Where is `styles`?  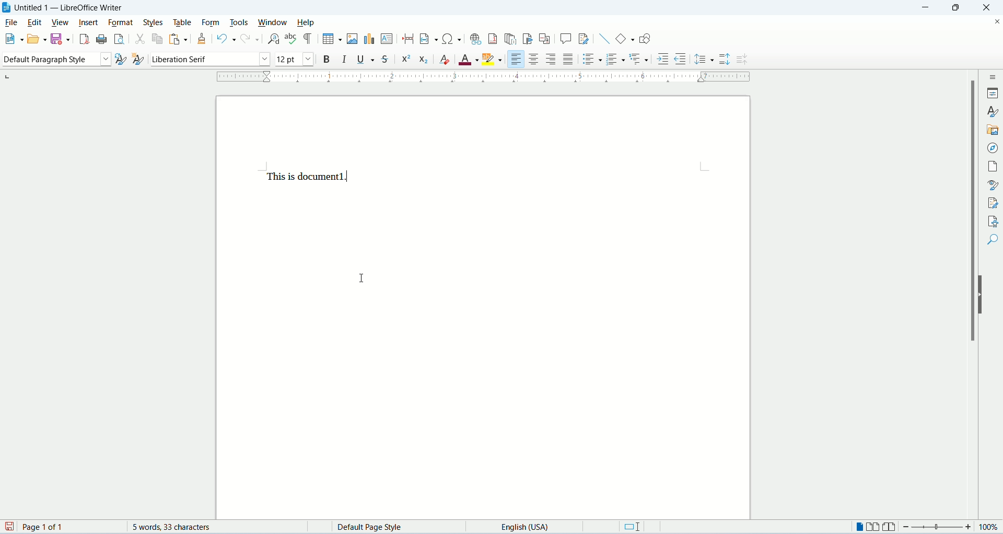 styles is located at coordinates (155, 22).